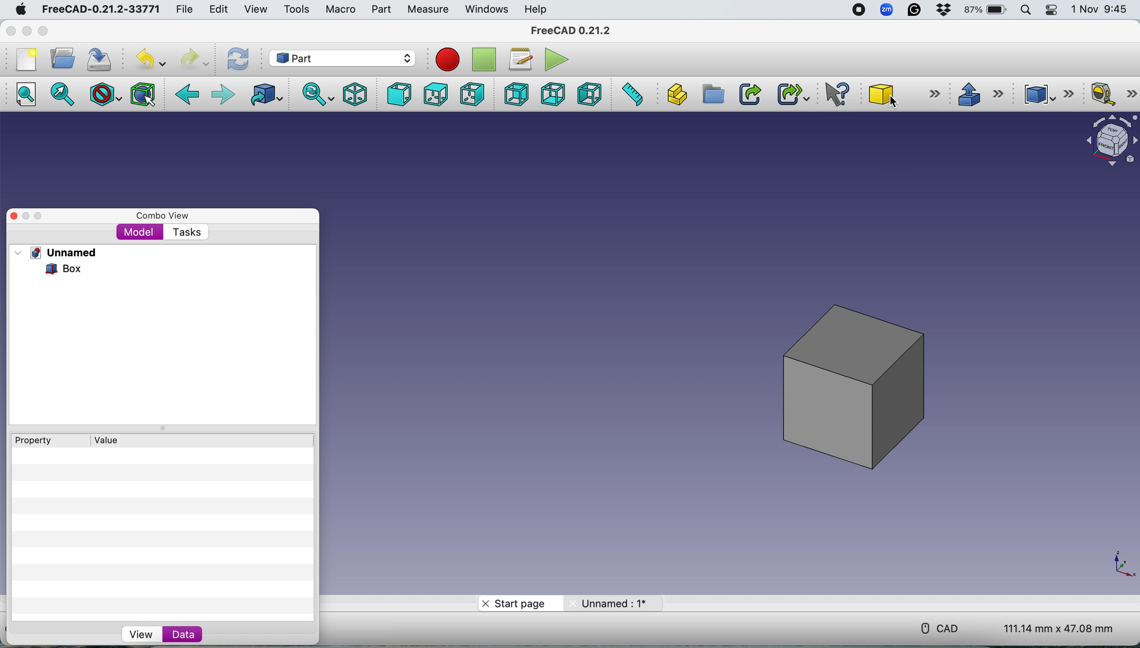 The height and width of the screenshot is (648, 1140). Describe the element at coordinates (163, 216) in the screenshot. I see `Combo view` at that location.